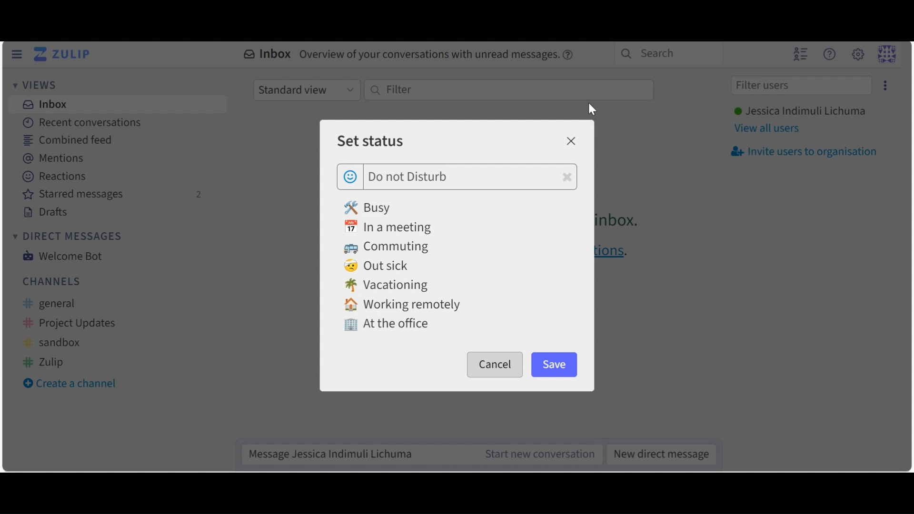 The width and height of the screenshot is (914, 514). What do you see at coordinates (387, 286) in the screenshot?
I see `Vacationing` at bounding box center [387, 286].